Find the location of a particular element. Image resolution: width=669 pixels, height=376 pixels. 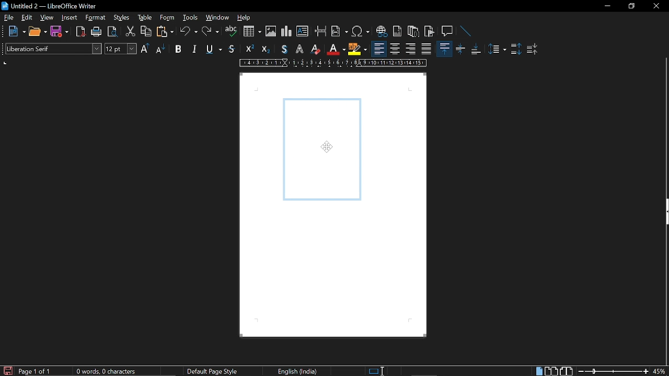

form is located at coordinates (168, 18).